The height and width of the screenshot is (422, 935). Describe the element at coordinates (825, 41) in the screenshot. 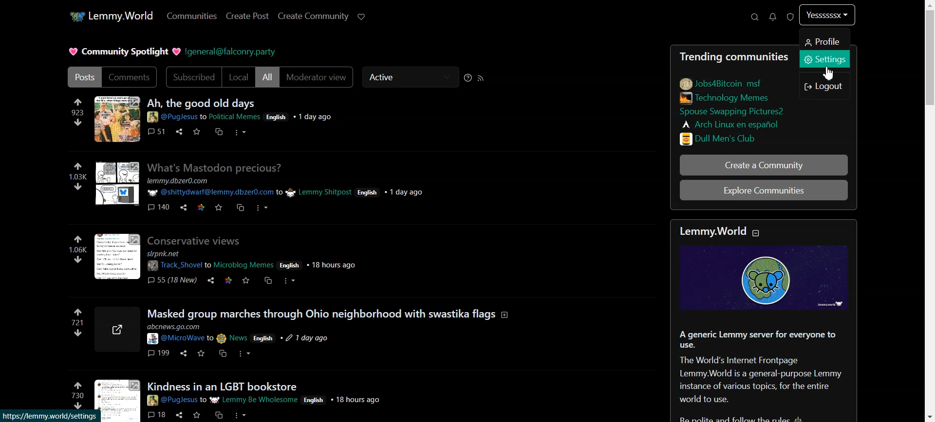

I see `Profile` at that location.